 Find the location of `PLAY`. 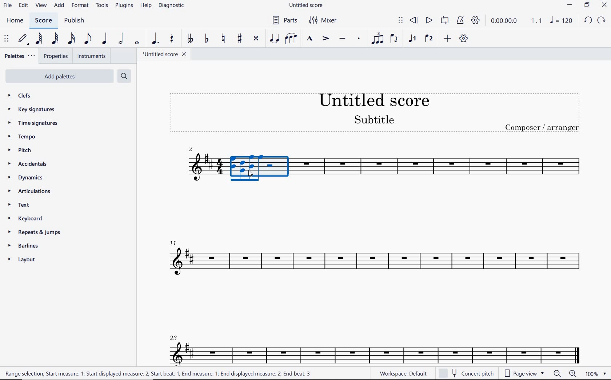

PLAY is located at coordinates (428, 21).